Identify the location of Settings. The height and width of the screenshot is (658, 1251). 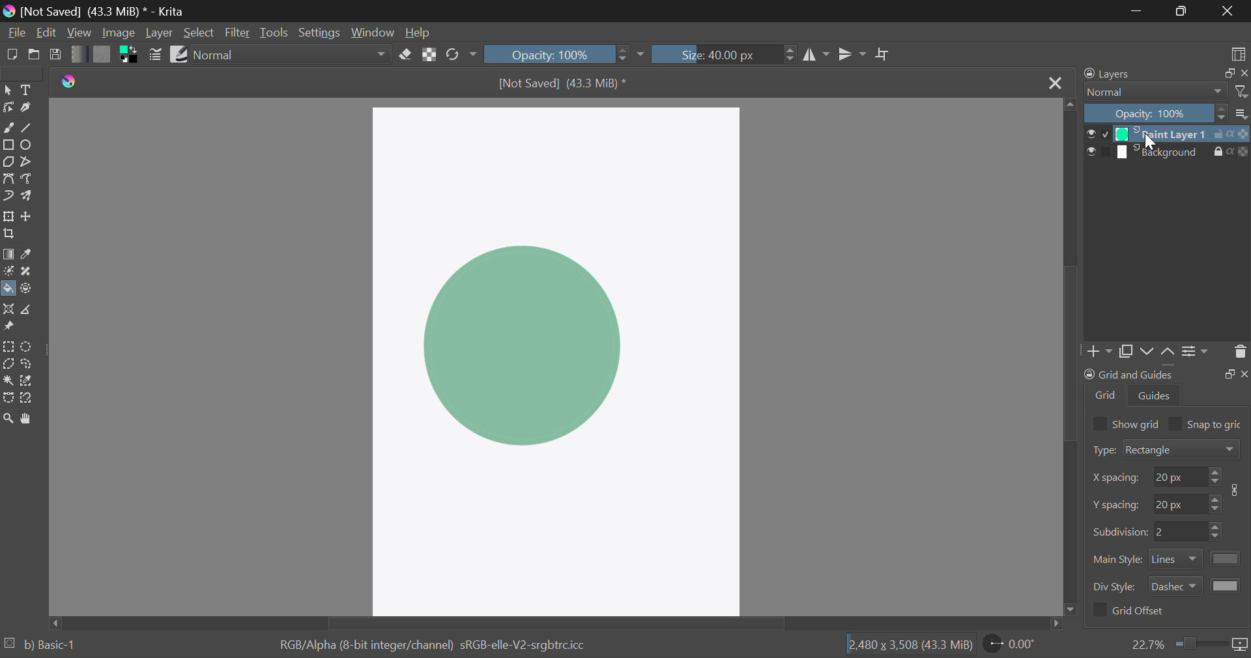
(1198, 355).